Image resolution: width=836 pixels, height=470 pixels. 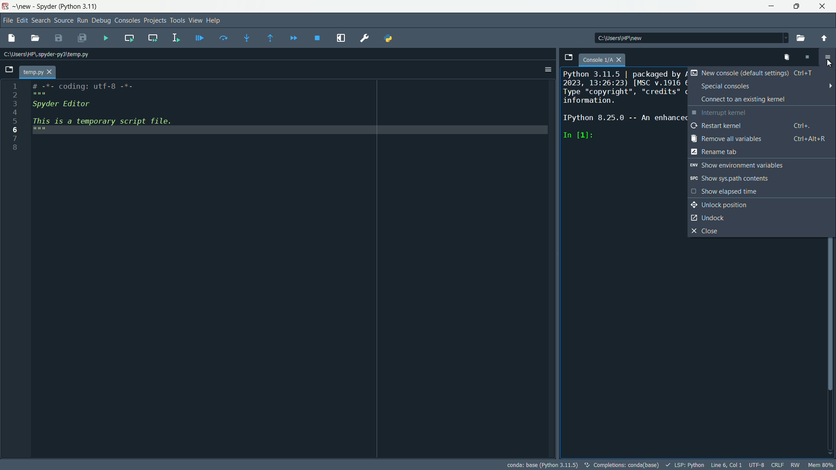 I want to click on debug file, so click(x=199, y=37).